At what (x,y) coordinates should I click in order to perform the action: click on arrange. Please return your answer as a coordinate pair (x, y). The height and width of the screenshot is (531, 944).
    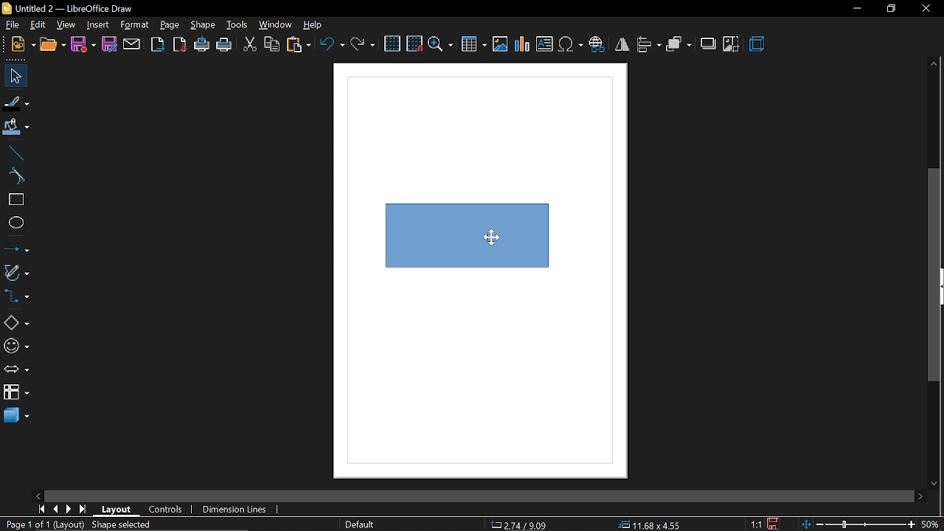
    Looking at the image, I should click on (678, 44).